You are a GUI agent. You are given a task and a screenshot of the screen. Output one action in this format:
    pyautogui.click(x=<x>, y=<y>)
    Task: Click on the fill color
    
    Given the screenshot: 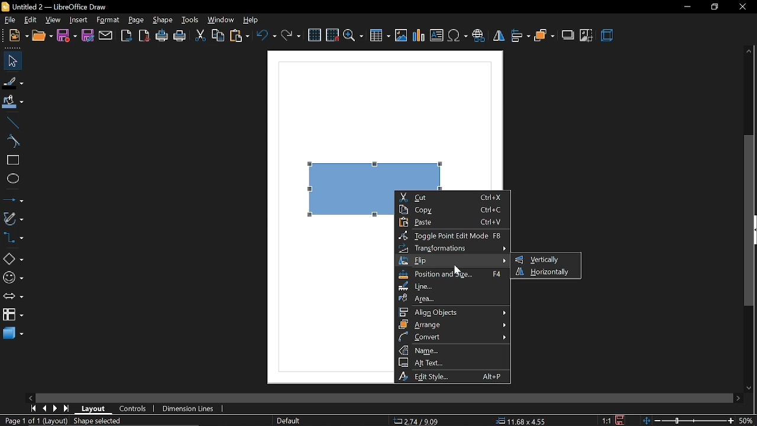 What is the action you would take?
    pyautogui.click(x=13, y=103)
    